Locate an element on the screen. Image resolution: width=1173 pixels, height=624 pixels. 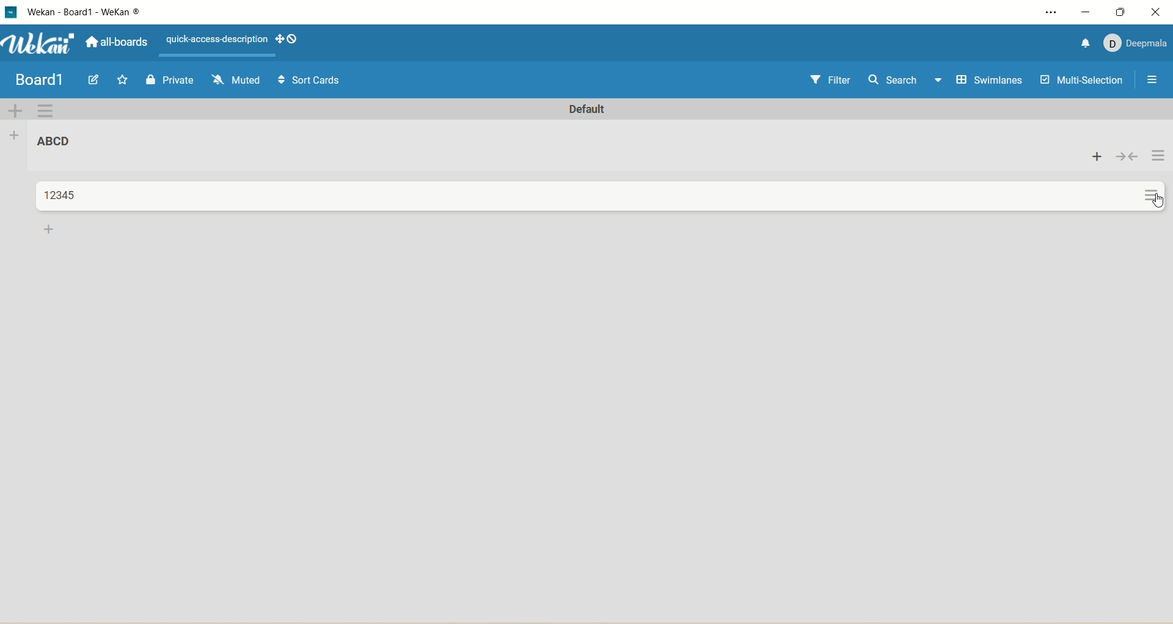
list title is located at coordinates (54, 140).